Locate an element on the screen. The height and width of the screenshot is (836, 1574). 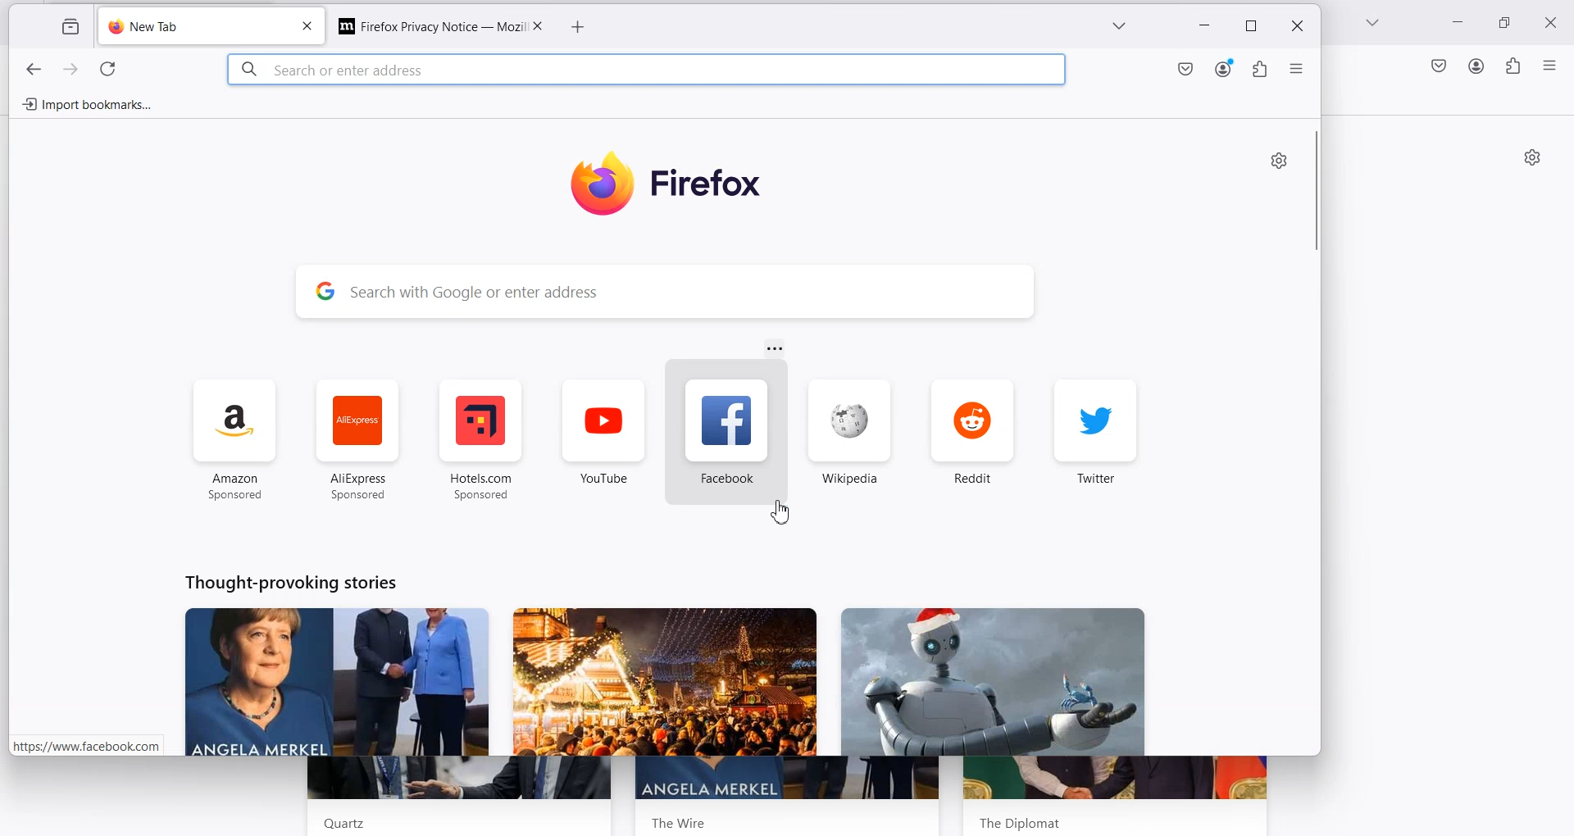
save to pocket is located at coordinates (1185, 72).